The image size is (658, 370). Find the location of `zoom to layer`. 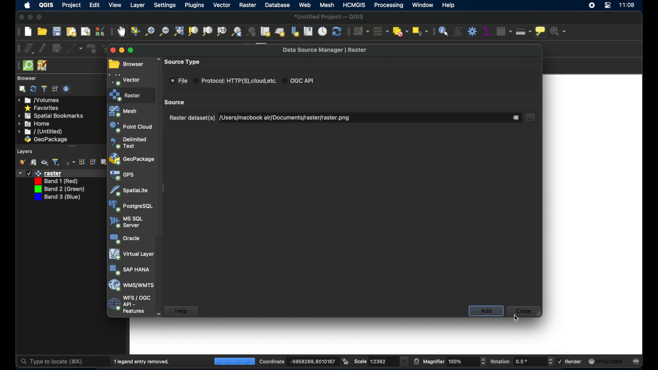

zoom to layer is located at coordinates (207, 31).